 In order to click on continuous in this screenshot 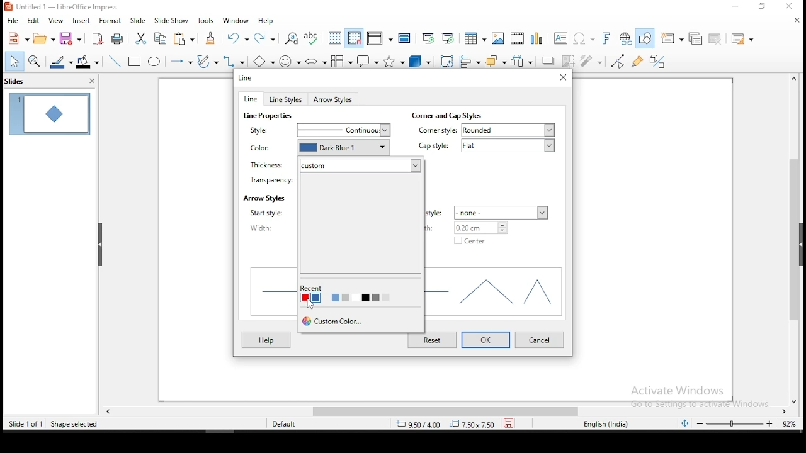, I will do `click(346, 131)`.